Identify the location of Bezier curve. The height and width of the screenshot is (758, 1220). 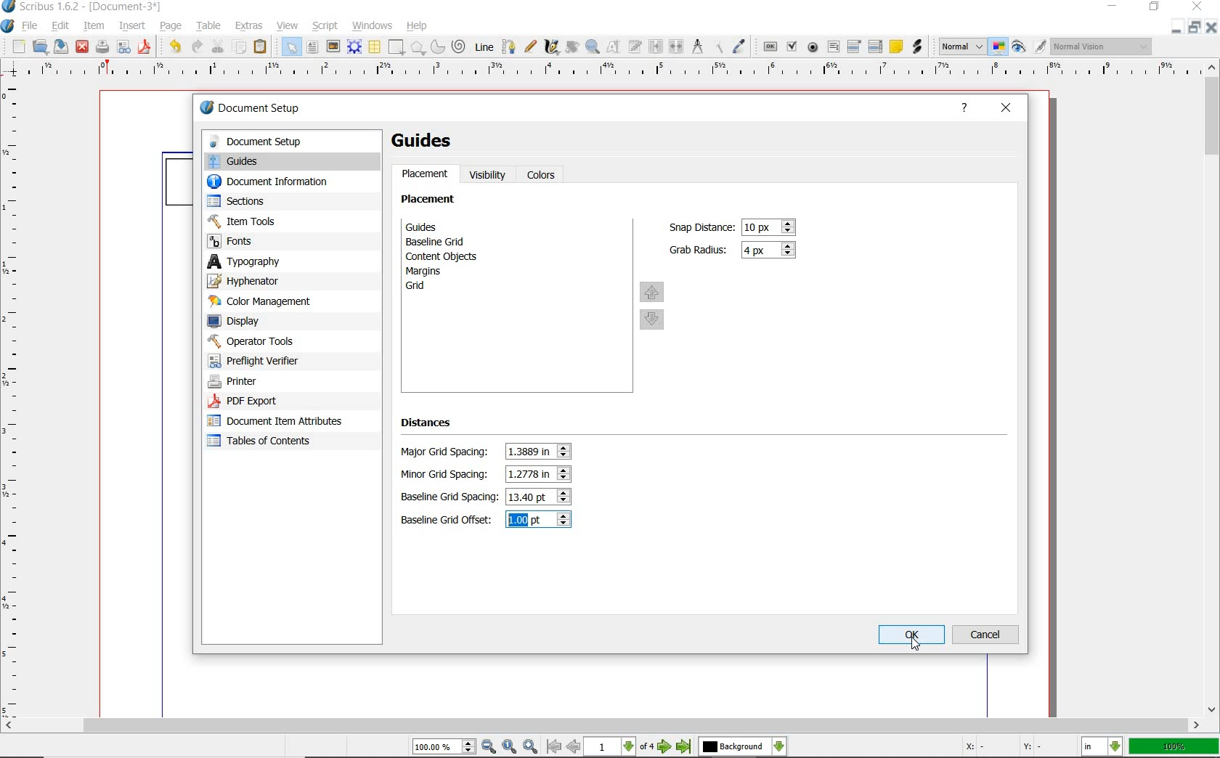
(508, 46).